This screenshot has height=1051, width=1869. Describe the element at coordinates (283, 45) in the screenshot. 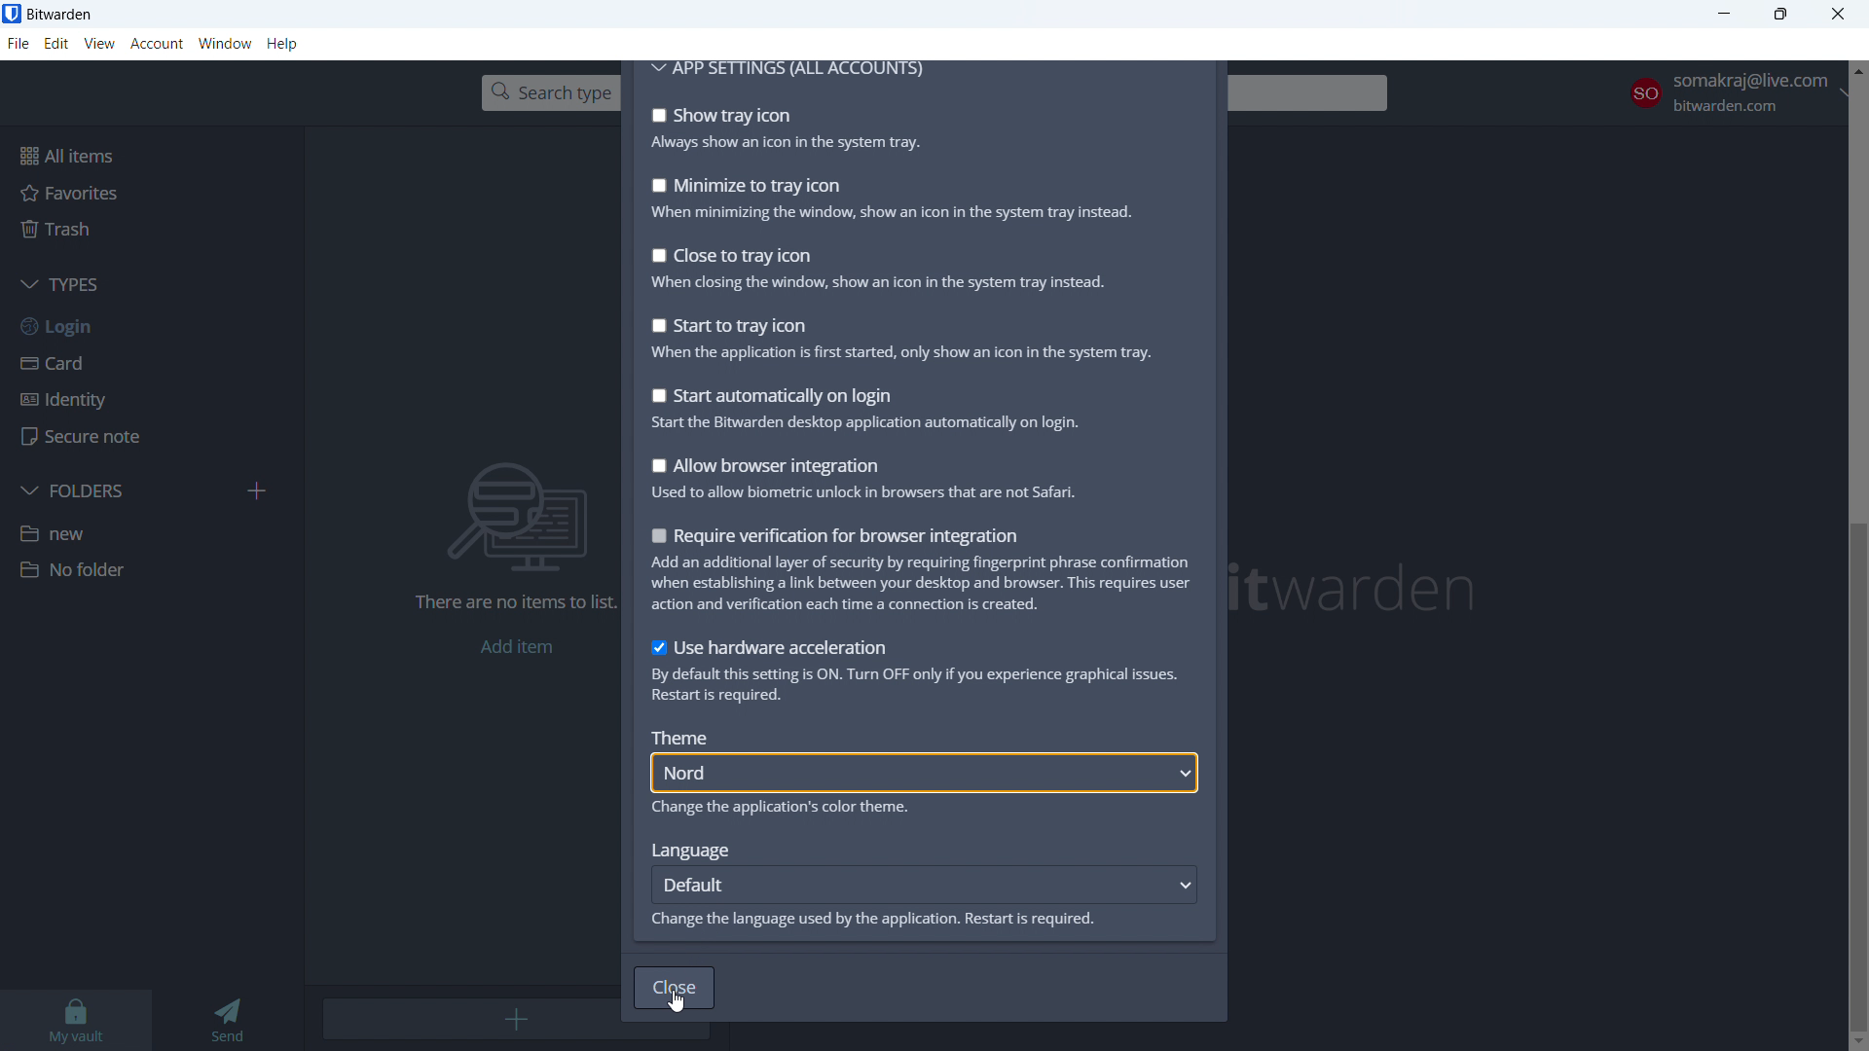

I see `help` at that location.